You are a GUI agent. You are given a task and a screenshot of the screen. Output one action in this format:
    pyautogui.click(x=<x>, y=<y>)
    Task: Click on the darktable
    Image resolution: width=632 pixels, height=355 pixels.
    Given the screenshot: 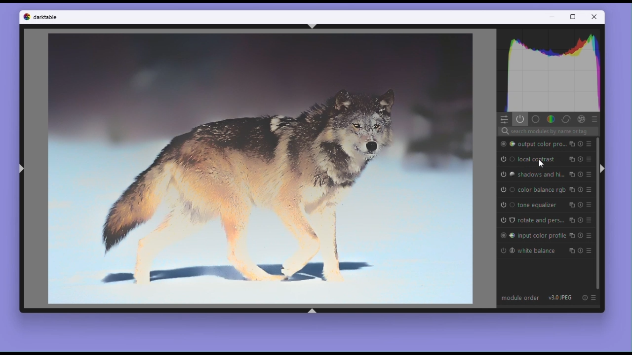 What is the action you would take?
    pyautogui.click(x=47, y=18)
    